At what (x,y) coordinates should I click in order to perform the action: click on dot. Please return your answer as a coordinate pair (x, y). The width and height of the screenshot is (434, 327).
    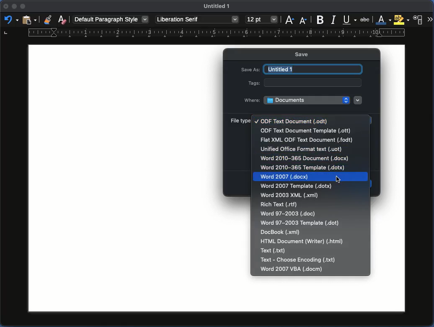
    Looking at the image, I should click on (300, 222).